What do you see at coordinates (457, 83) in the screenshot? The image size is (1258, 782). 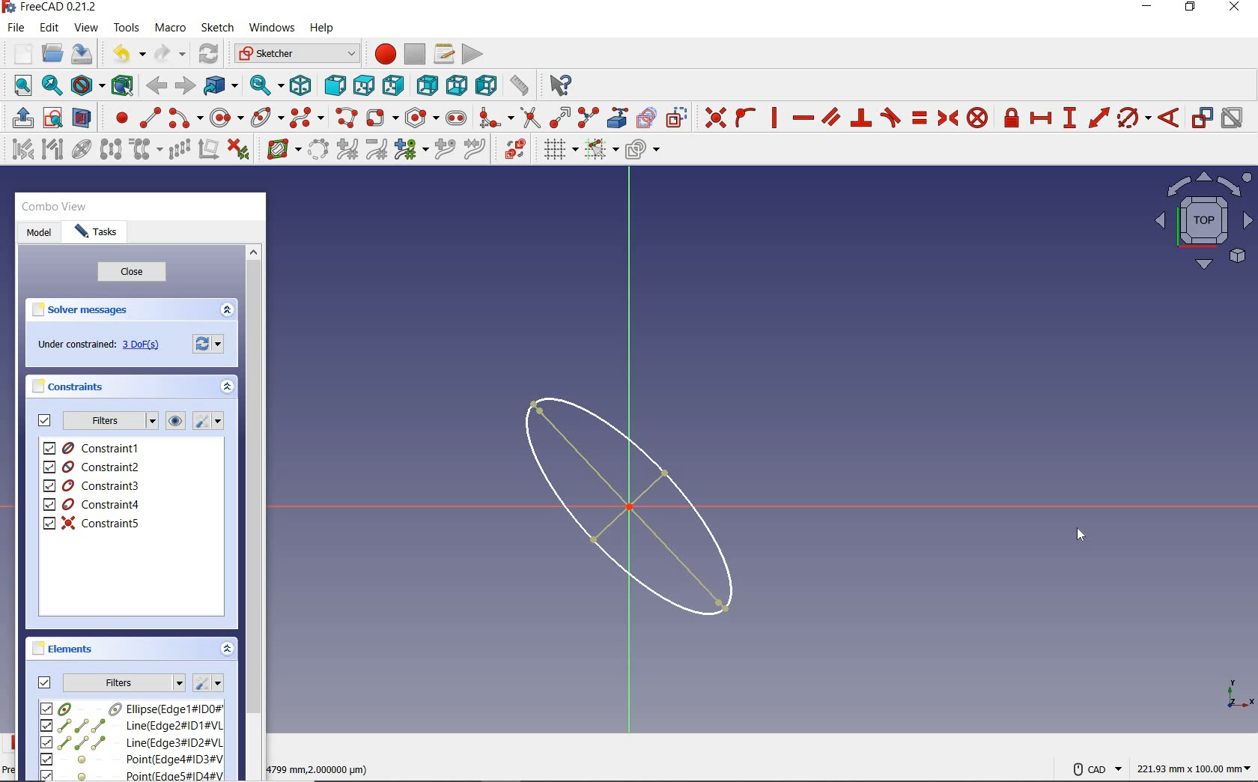 I see `bottom` at bounding box center [457, 83].